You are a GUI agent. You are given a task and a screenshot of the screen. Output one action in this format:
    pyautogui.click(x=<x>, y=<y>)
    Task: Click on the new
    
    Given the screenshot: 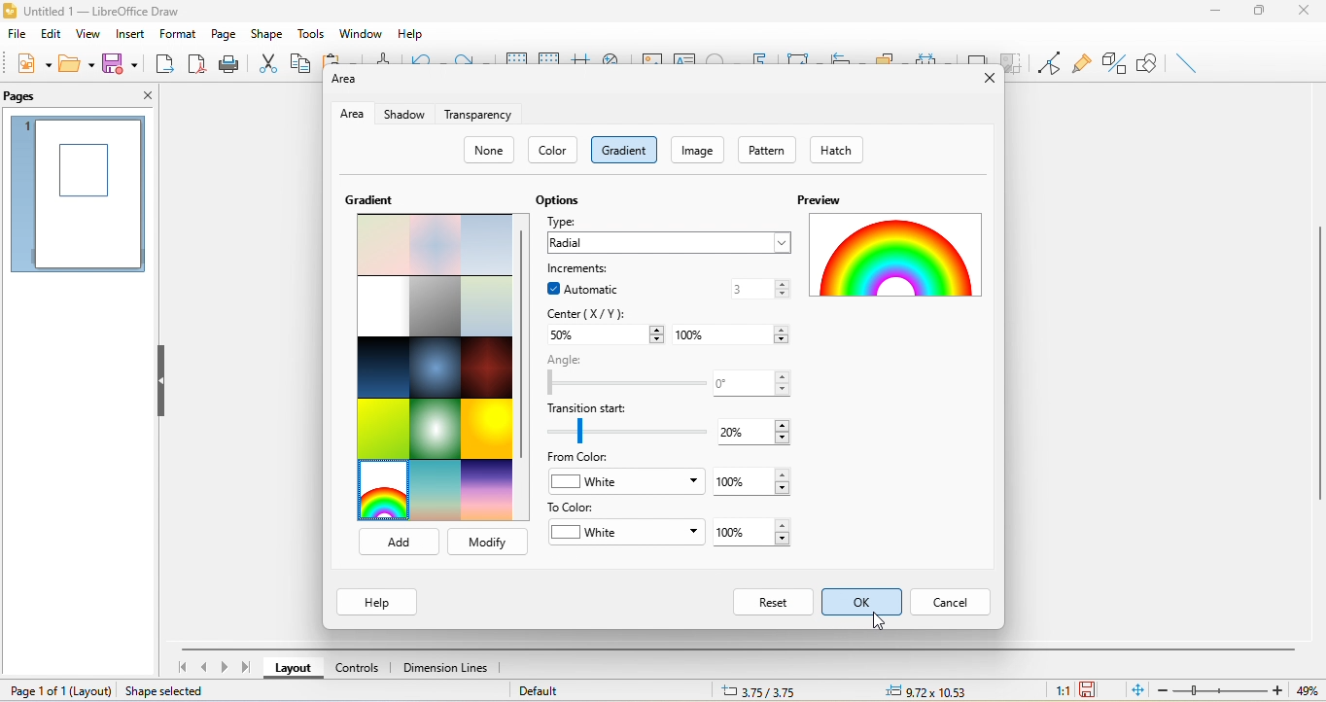 What is the action you would take?
    pyautogui.click(x=30, y=63)
    